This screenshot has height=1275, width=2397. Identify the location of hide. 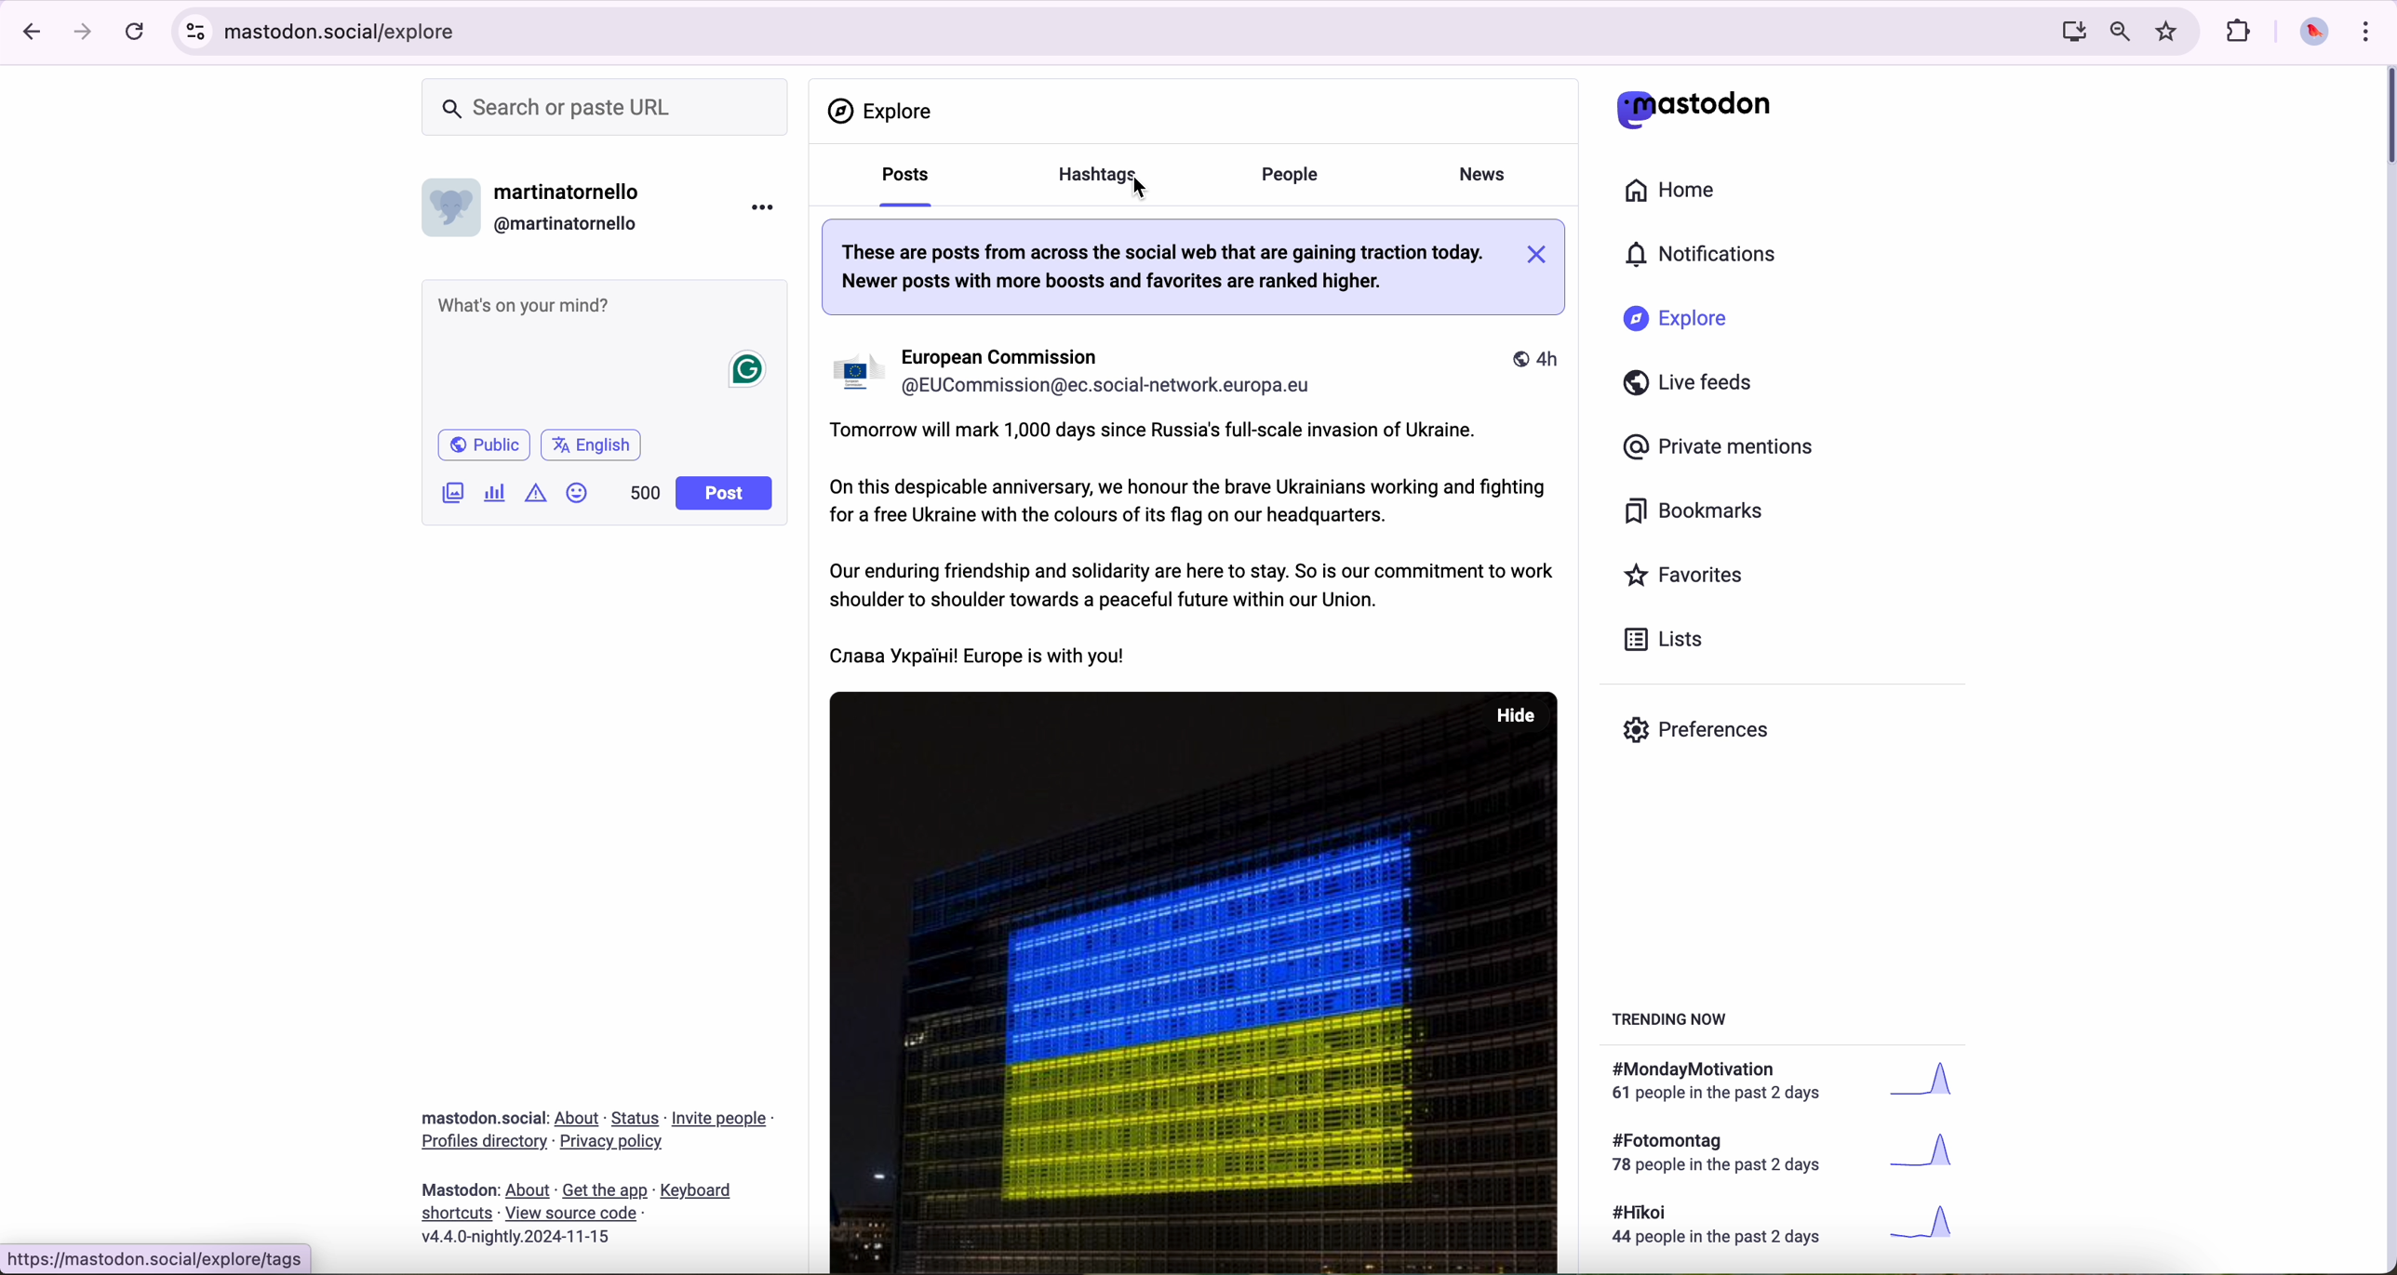
(1515, 712).